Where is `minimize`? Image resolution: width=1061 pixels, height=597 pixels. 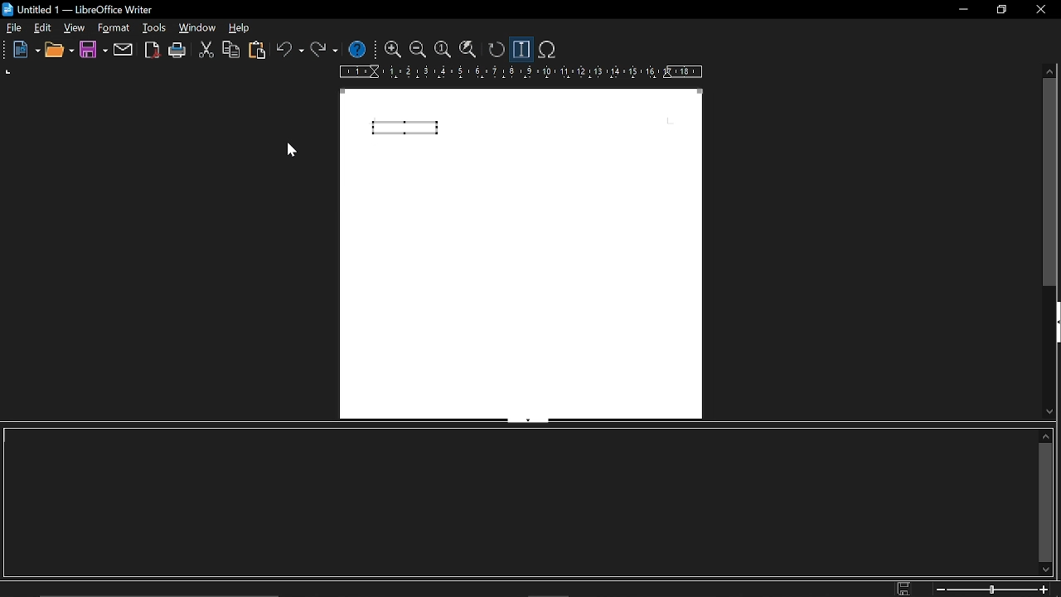
minimize is located at coordinates (965, 10).